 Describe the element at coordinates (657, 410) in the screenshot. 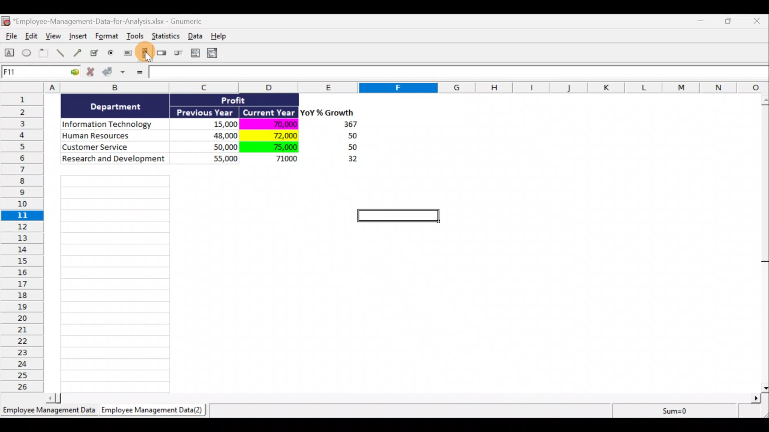

I see `Sum=0` at that location.